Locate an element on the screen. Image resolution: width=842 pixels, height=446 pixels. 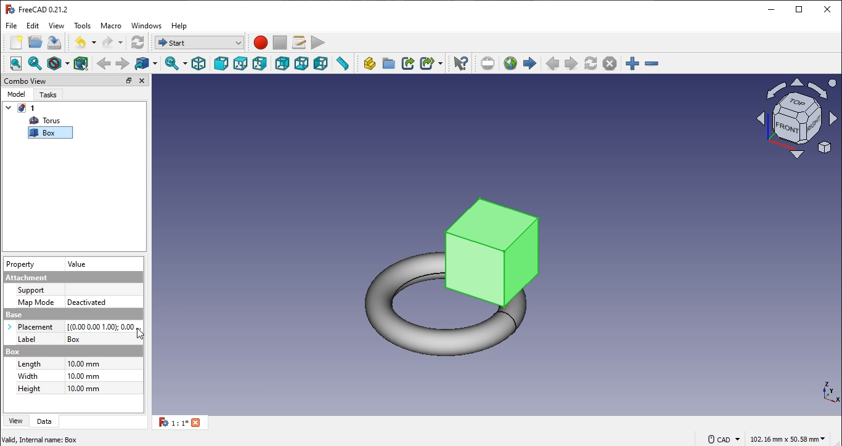
workbench is located at coordinates (197, 41).